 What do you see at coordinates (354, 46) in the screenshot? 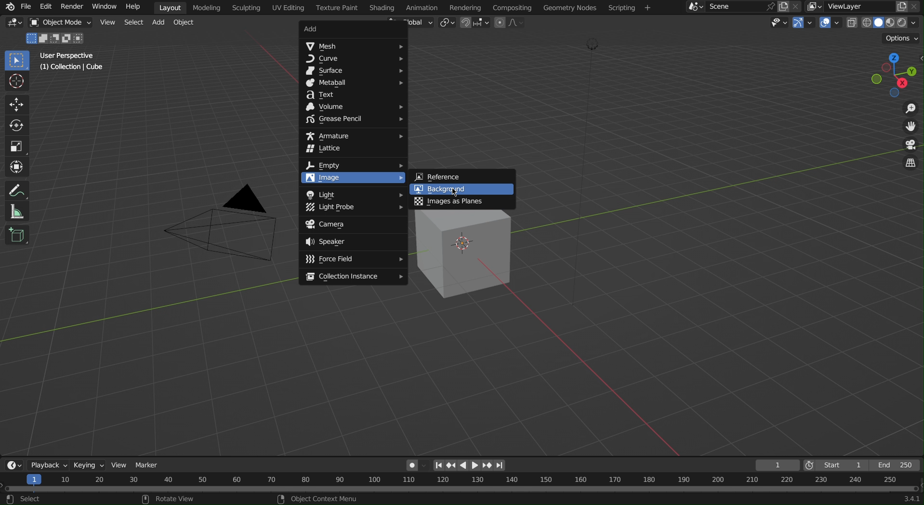
I see `Mesh` at bounding box center [354, 46].